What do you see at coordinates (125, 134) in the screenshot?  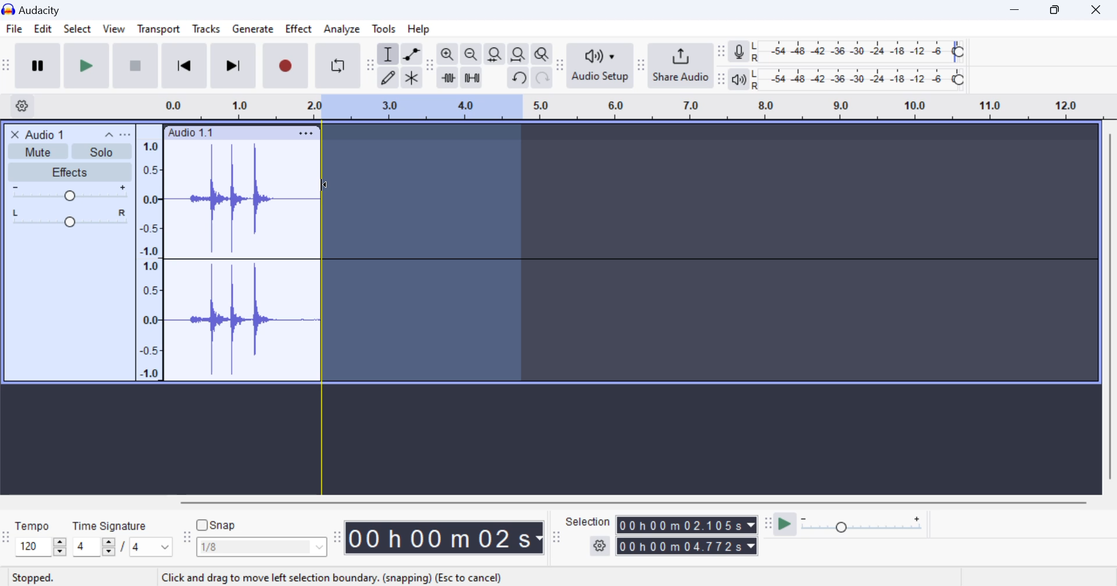 I see `open menu` at bounding box center [125, 134].